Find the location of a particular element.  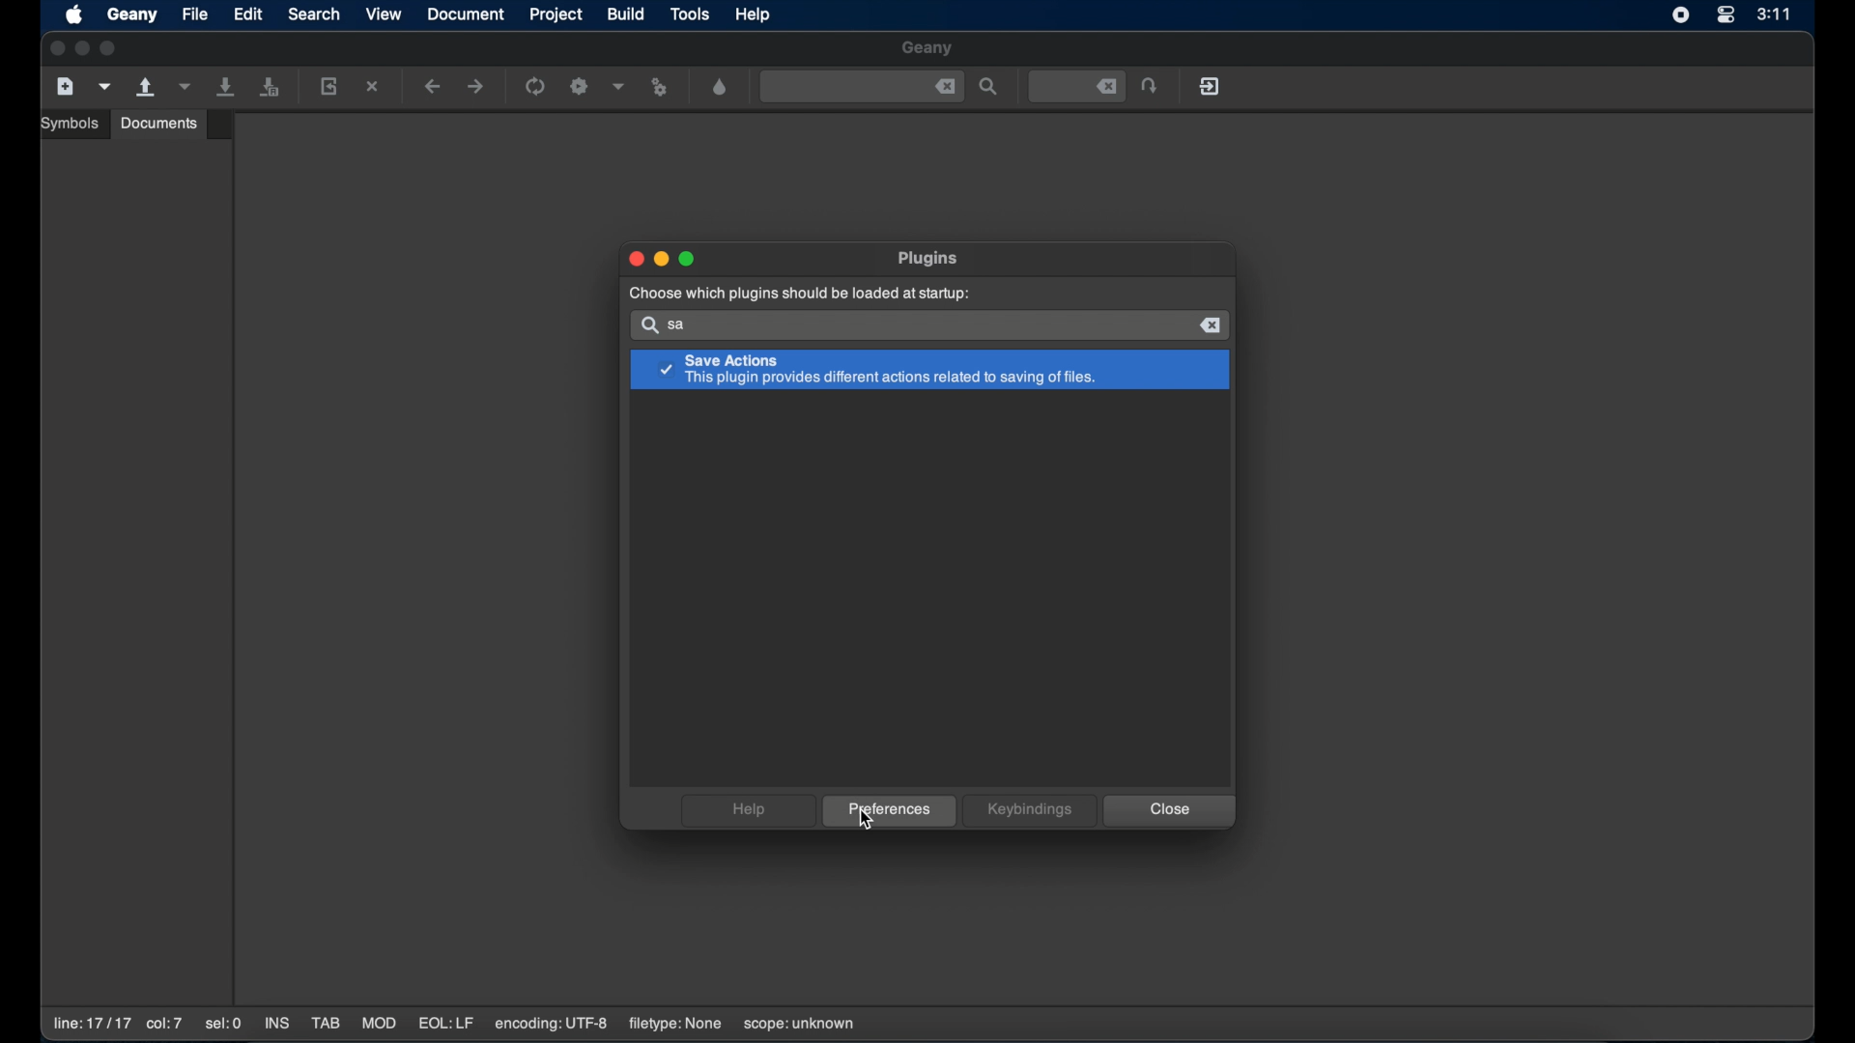

plugins is located at coordinates (930, 258).